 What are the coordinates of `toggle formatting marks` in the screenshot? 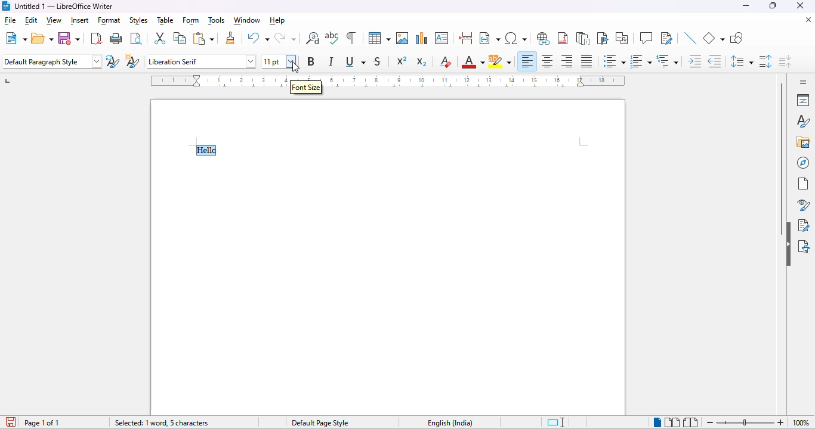 It's located at (351, 38).